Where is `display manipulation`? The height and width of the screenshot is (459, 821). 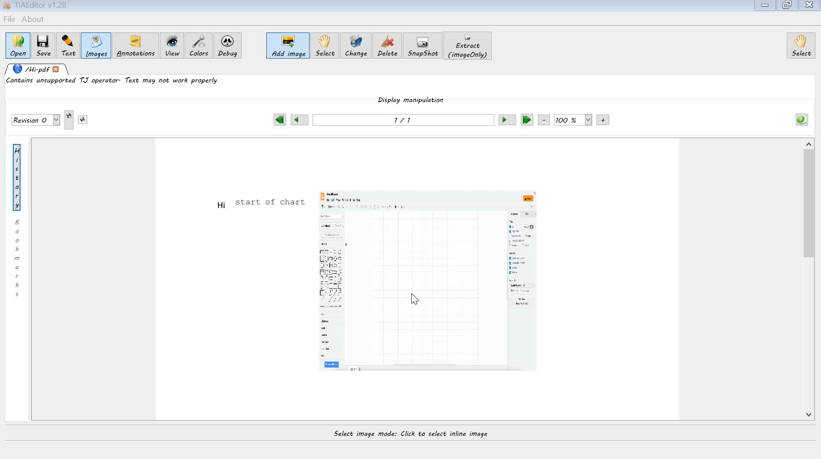 display manipulation is located at coordinates (412, 103).